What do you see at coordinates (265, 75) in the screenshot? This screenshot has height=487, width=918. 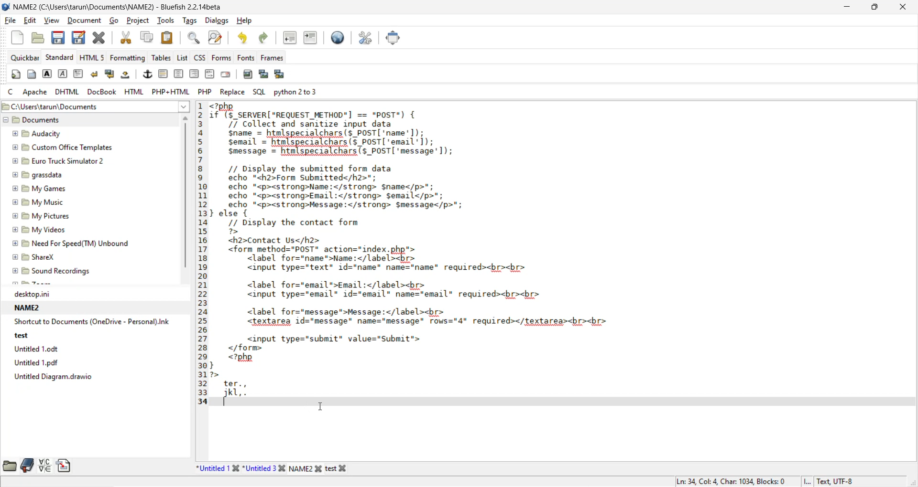 I see `insert thumbnail` at bounding box center [265, 75].